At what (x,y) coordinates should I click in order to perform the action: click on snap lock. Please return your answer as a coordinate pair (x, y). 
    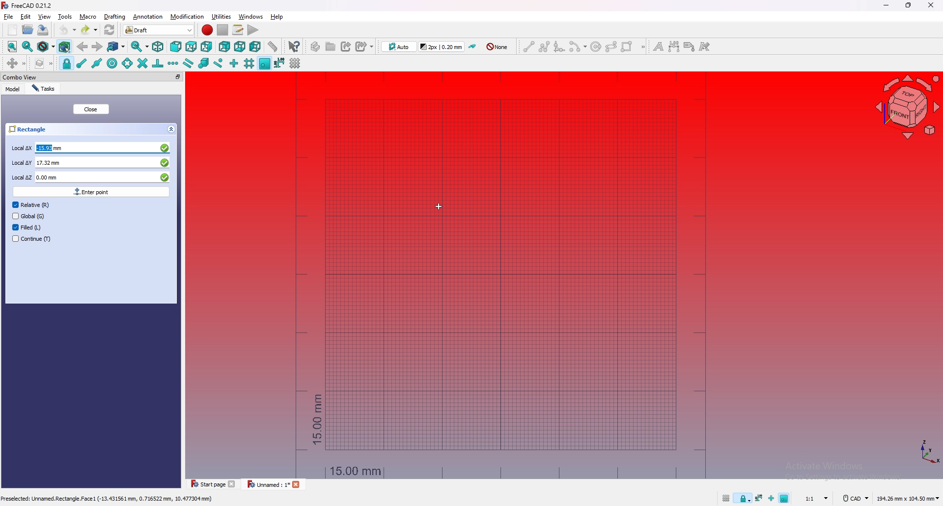
    Looking at the image, I should click on (66, 63).